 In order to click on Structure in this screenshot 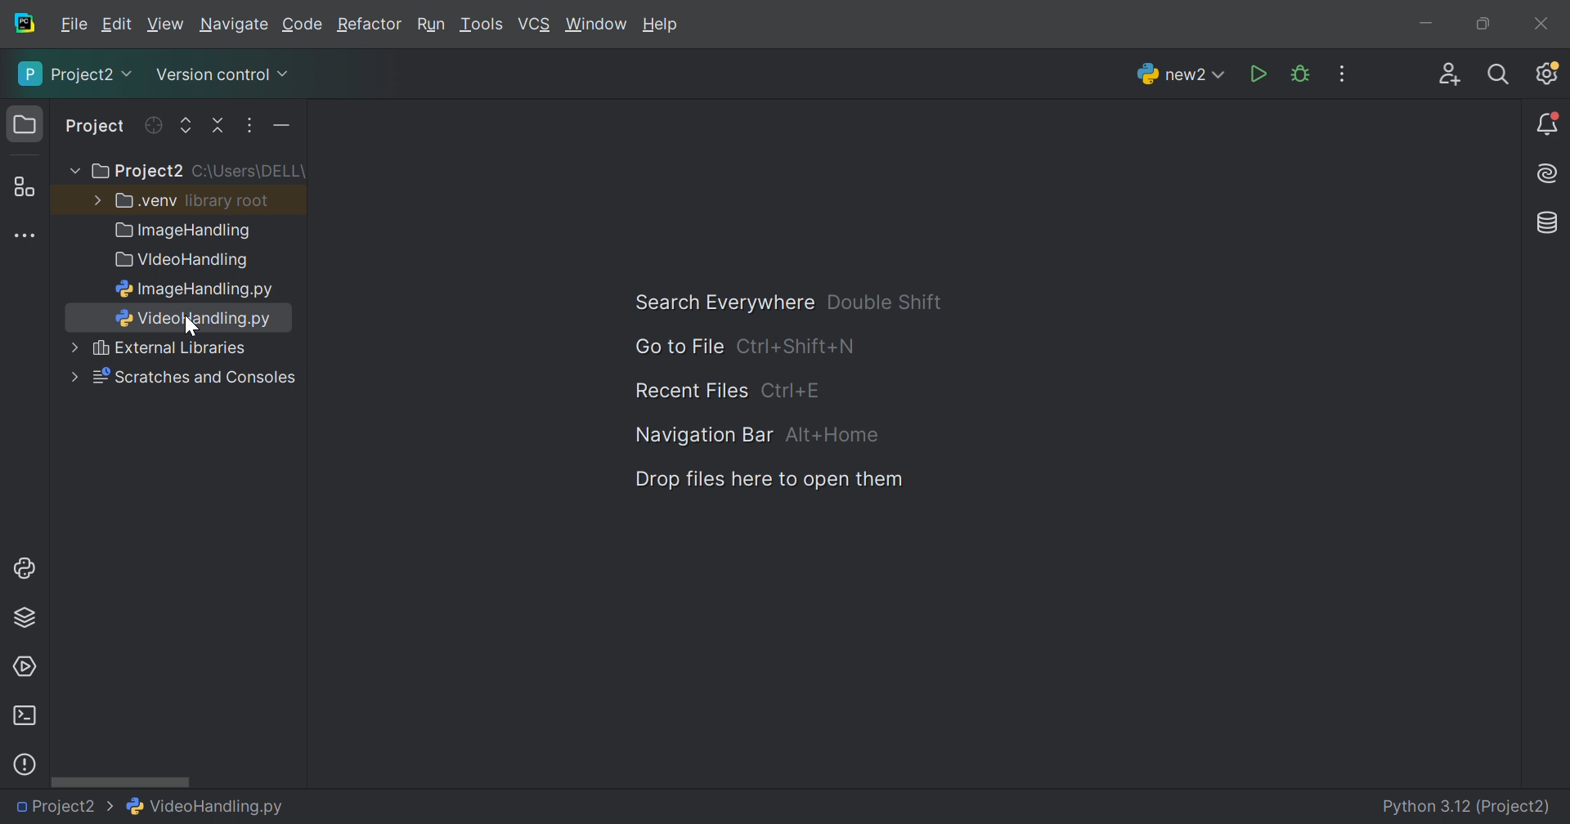, I will do `click(24, 188)`.